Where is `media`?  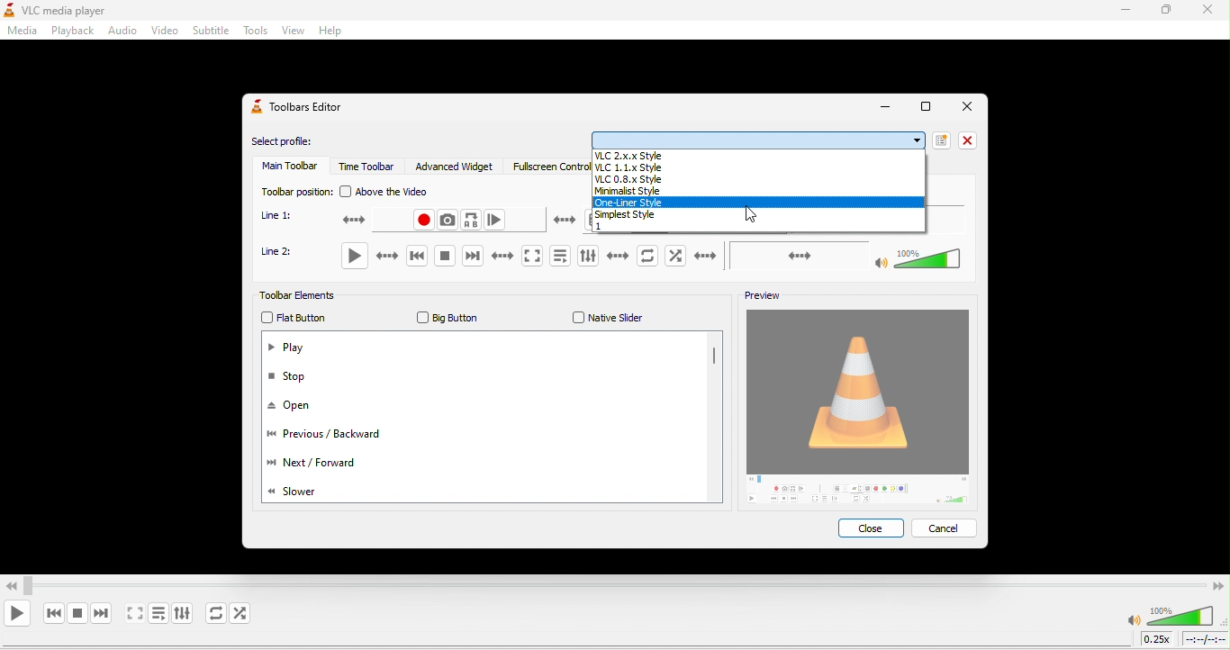
media is located at coordinates (21, 32).